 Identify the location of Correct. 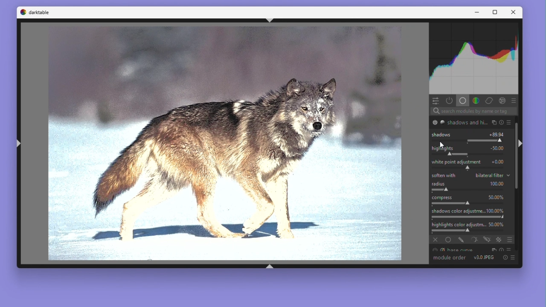
(488, 101).